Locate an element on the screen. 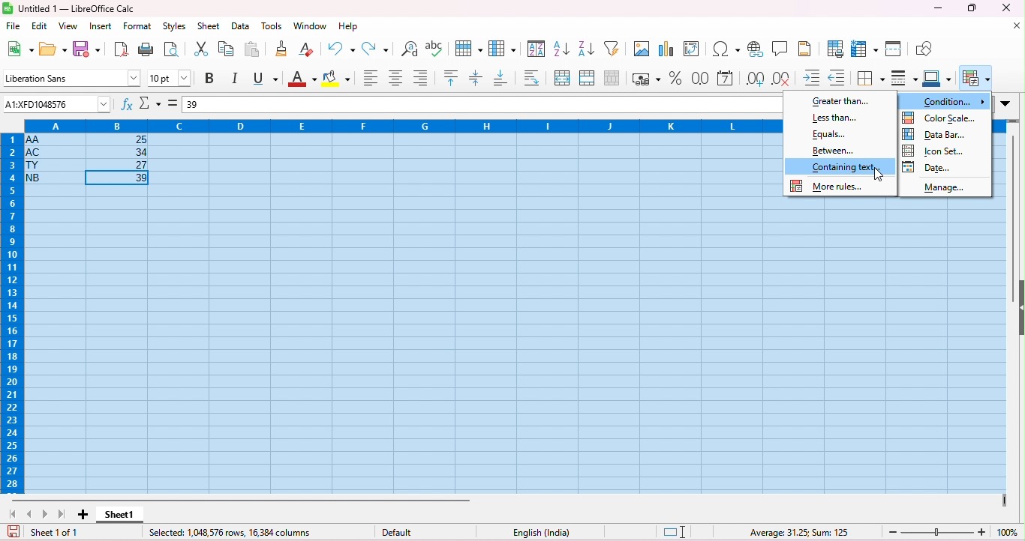  align bottom is located at coordinates (420, 77).